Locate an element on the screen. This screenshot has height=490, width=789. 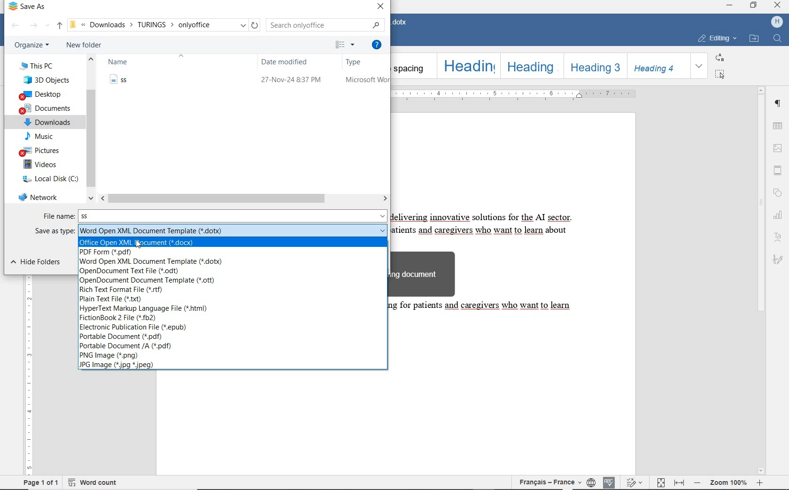
FILE NAME is located at coordinates (58, 216).